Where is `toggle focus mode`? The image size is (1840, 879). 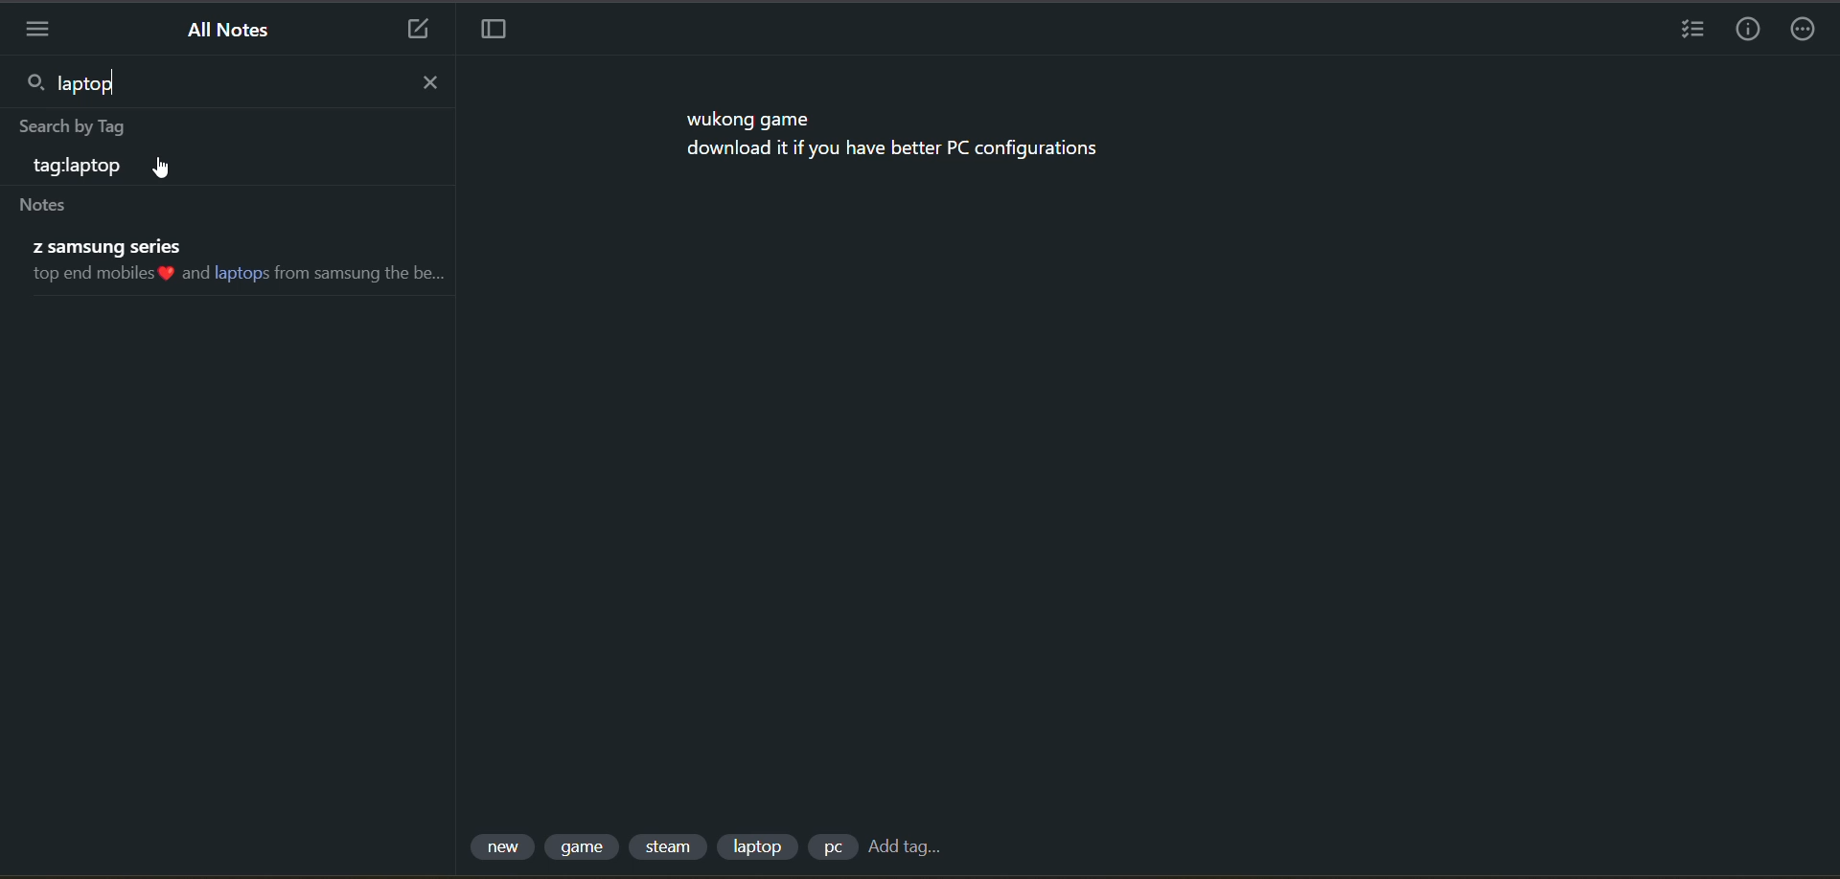
toggle focus mode is located at coordinates (494, 28).